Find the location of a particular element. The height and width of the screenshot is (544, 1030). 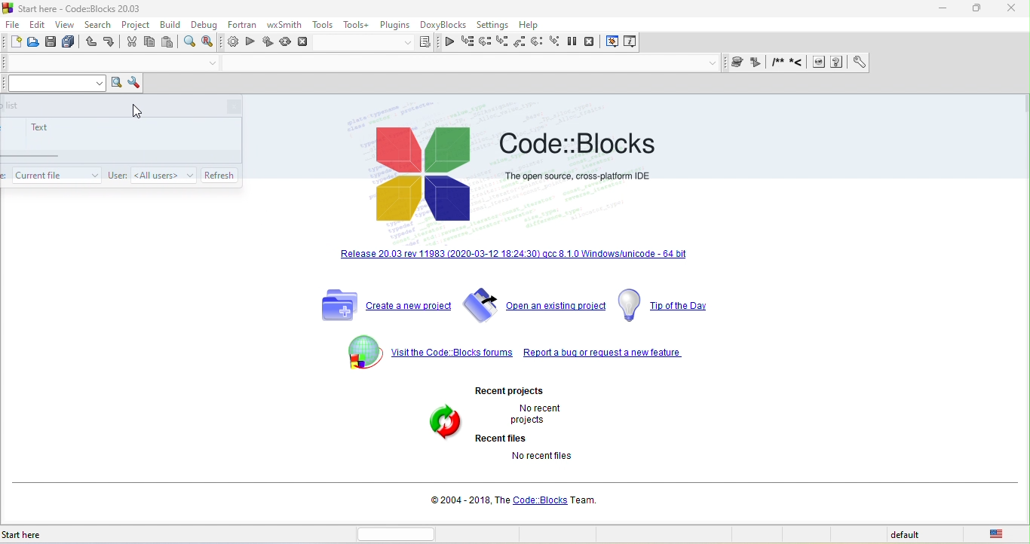

minimize is located at coordinates (947, 8).